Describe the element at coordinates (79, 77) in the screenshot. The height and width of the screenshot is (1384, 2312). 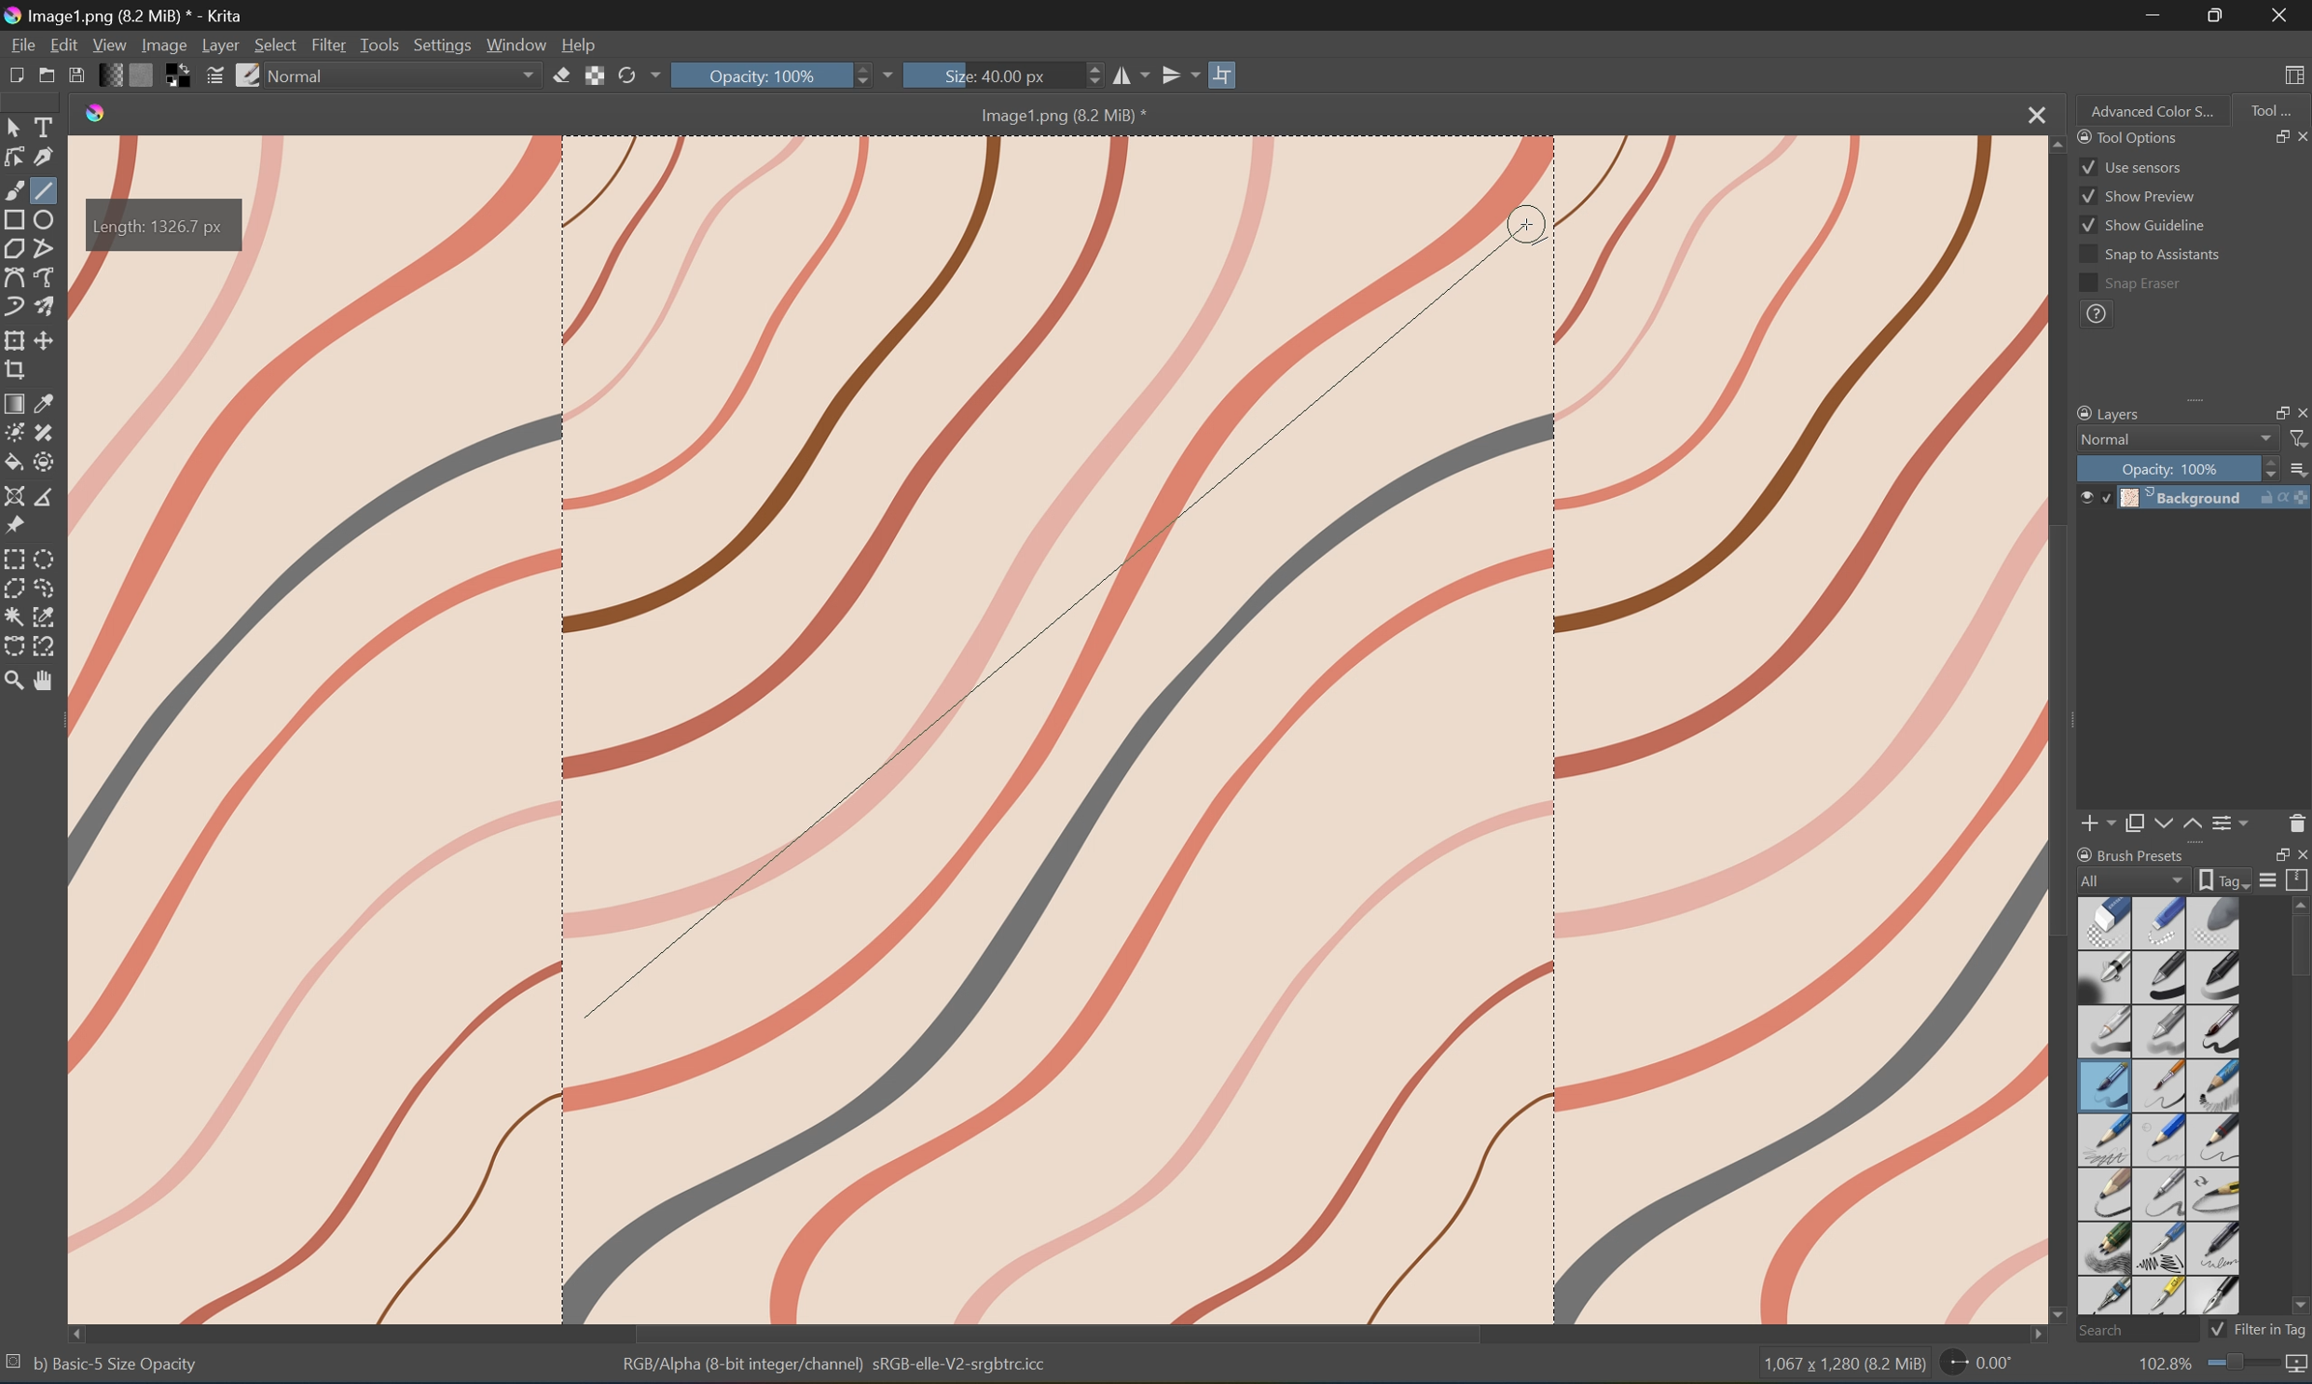
I see `Save` at that location.